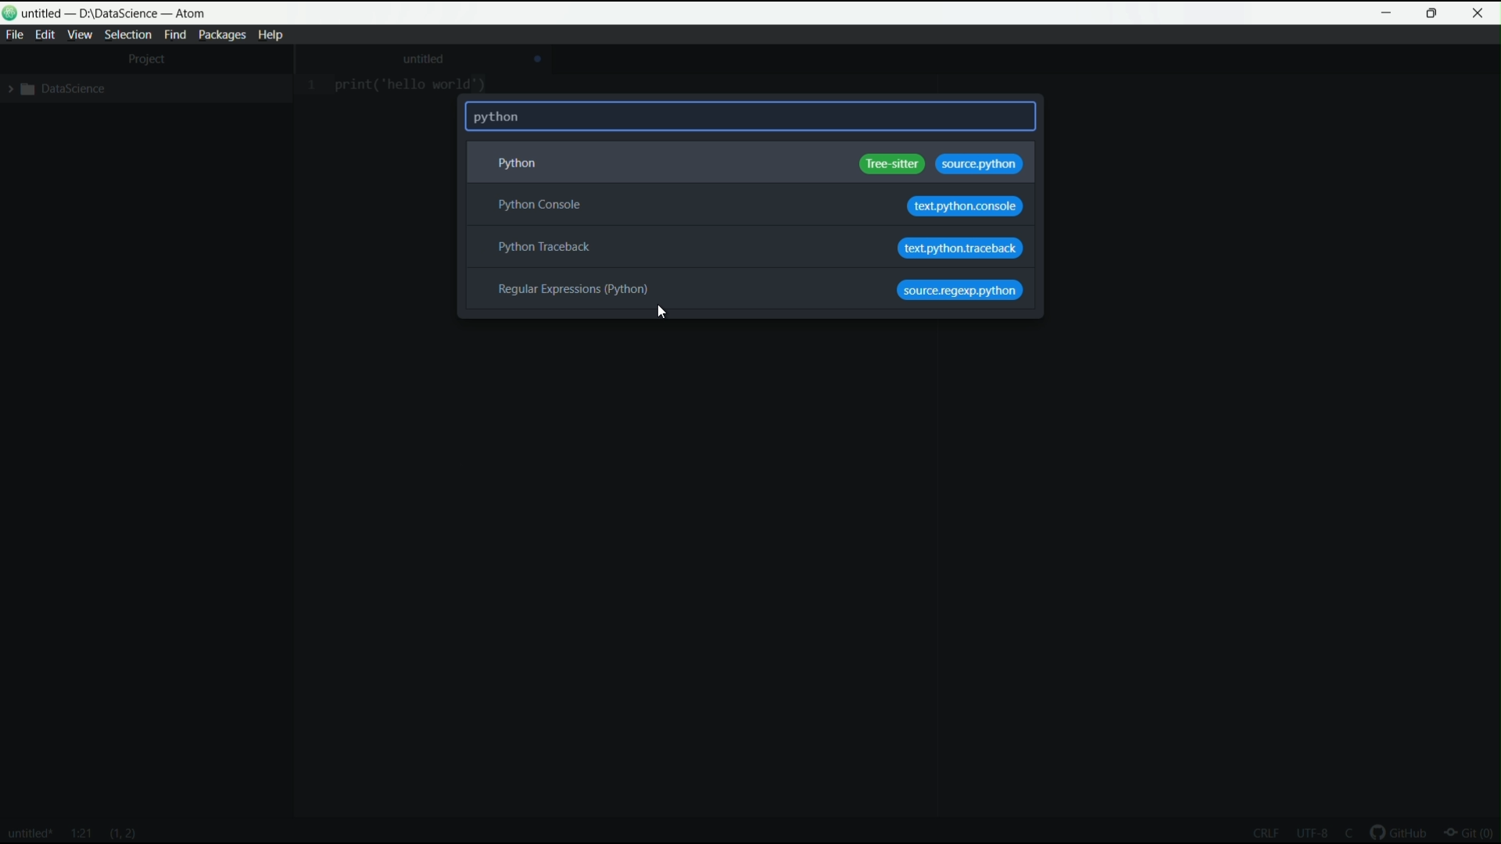 Image resolution: width=1501 pixels, height=844 pixels. Describe the element at coordinates (1263, 831) in the screenshot. I see `end line of code sequence` at that location.